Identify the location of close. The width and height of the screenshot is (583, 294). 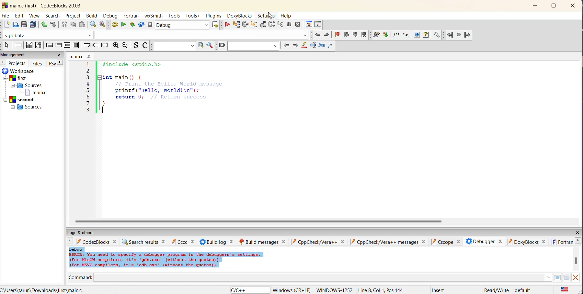
(59, 55).